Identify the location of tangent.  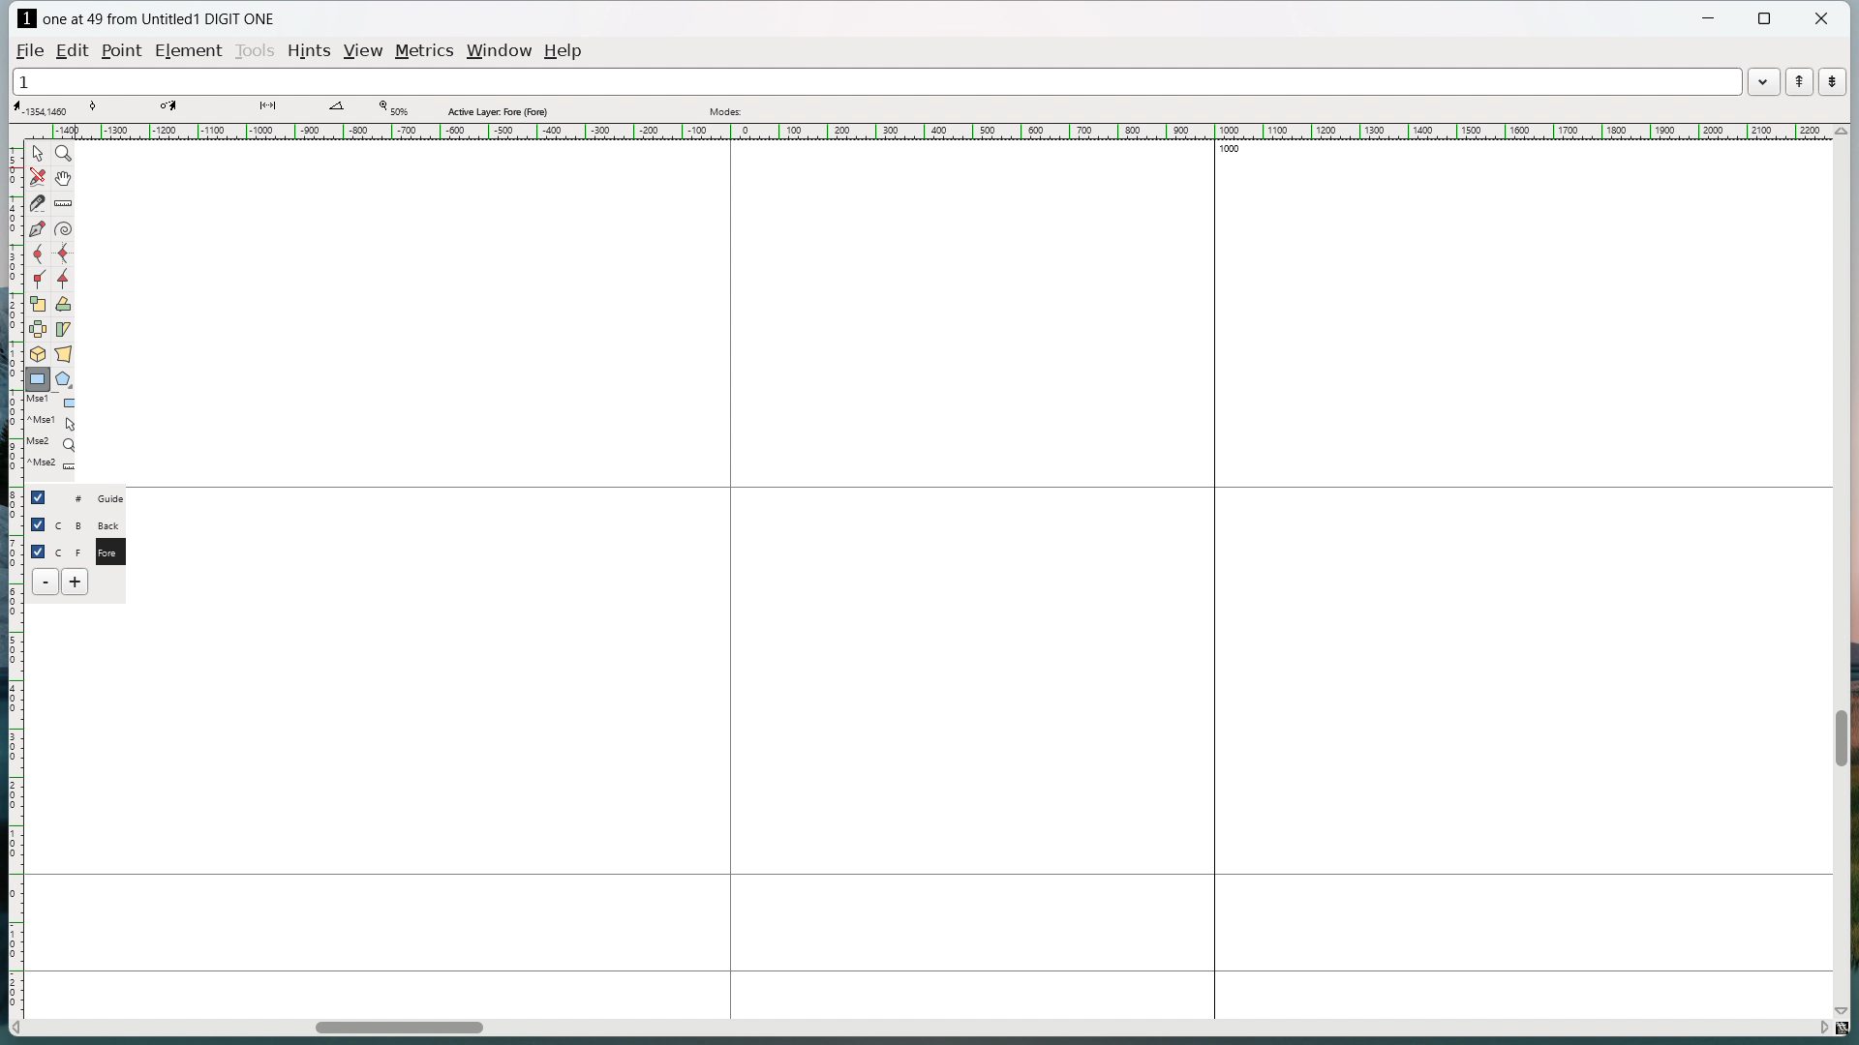
(95, 106).